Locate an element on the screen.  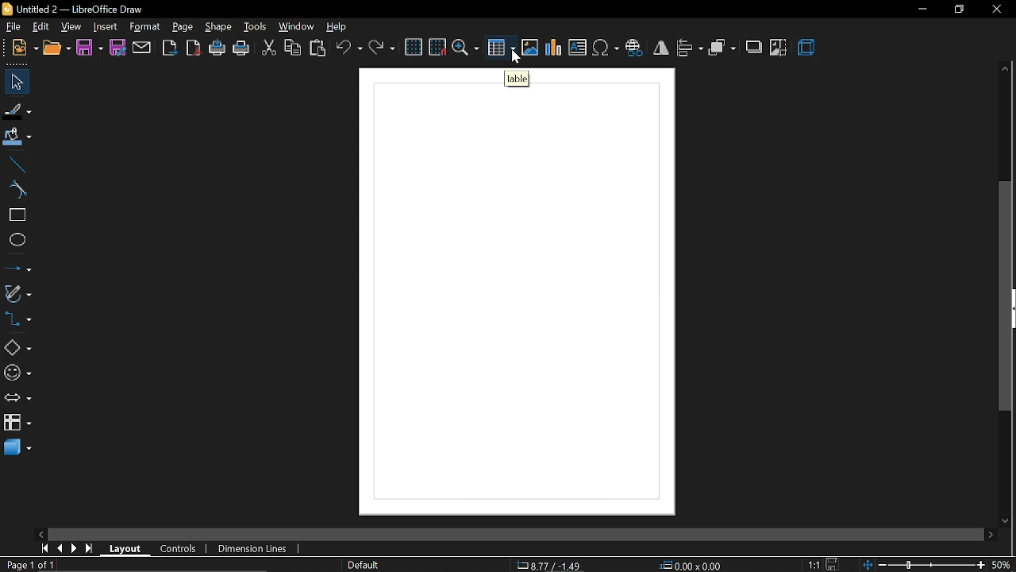
grid is located at coordinates (414, 47).